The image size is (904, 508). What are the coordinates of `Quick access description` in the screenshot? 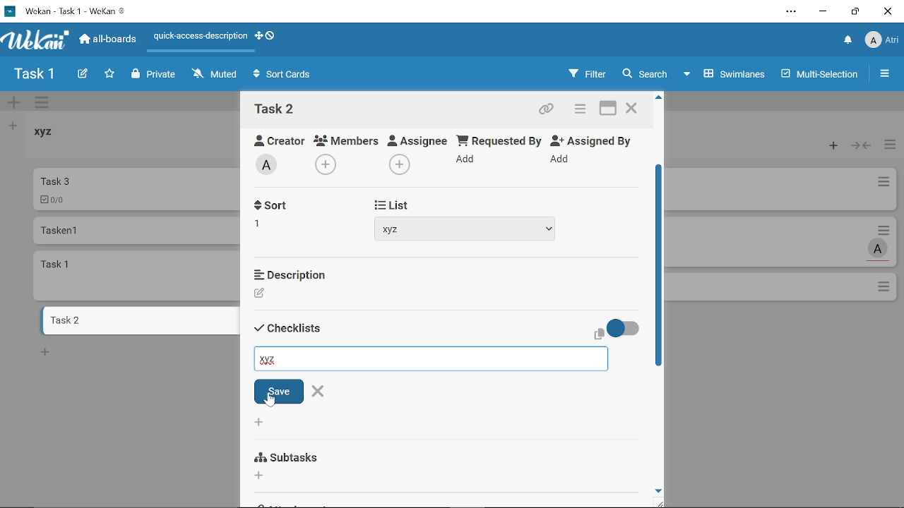 It's located at (198, 39).